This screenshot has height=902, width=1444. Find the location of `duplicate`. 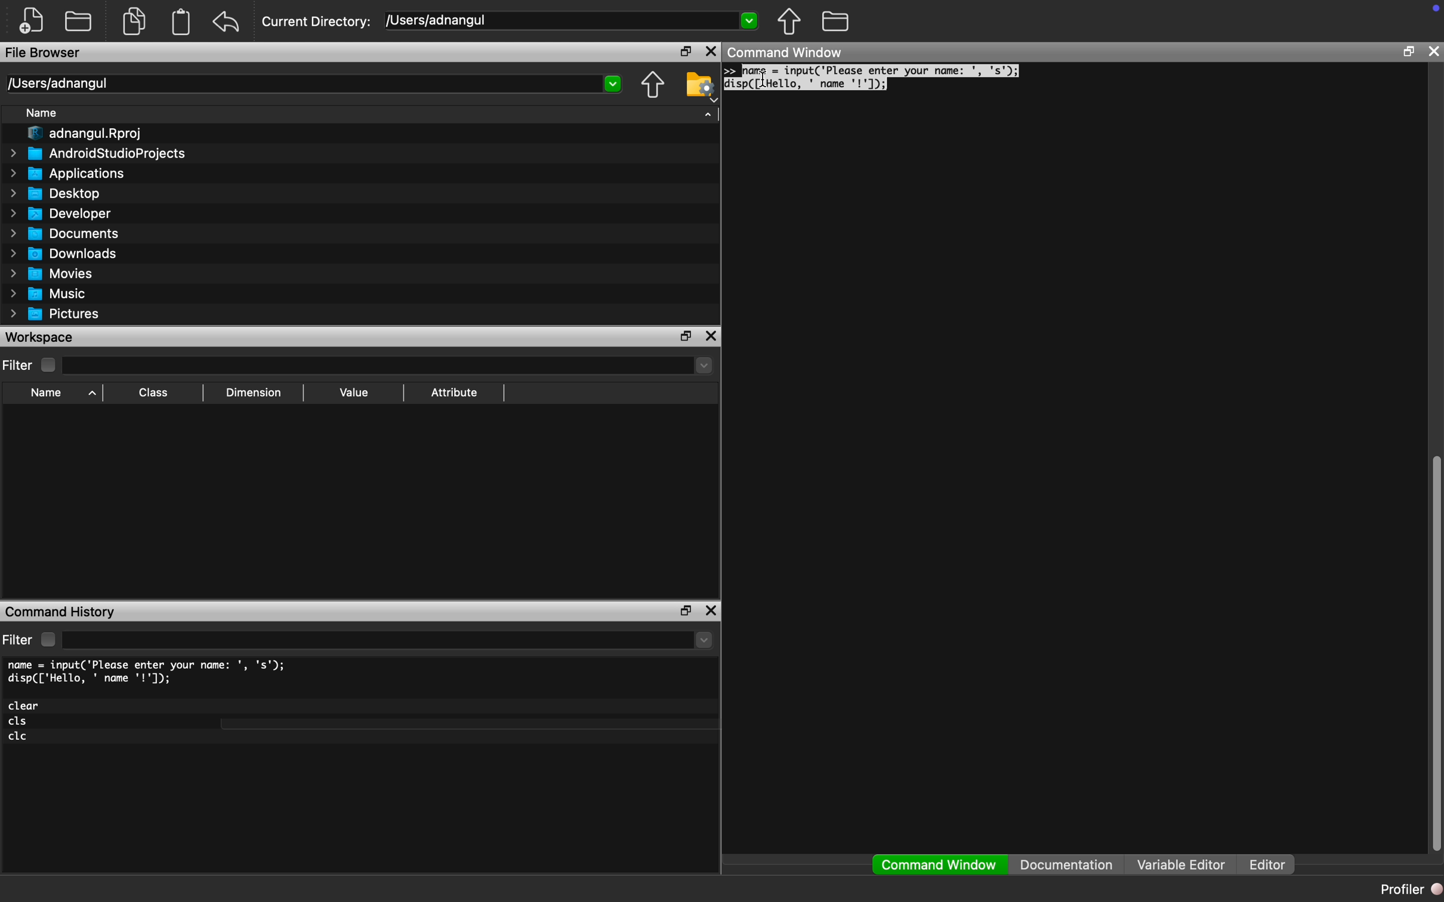

duplicate is located at coordinates (135, 21).